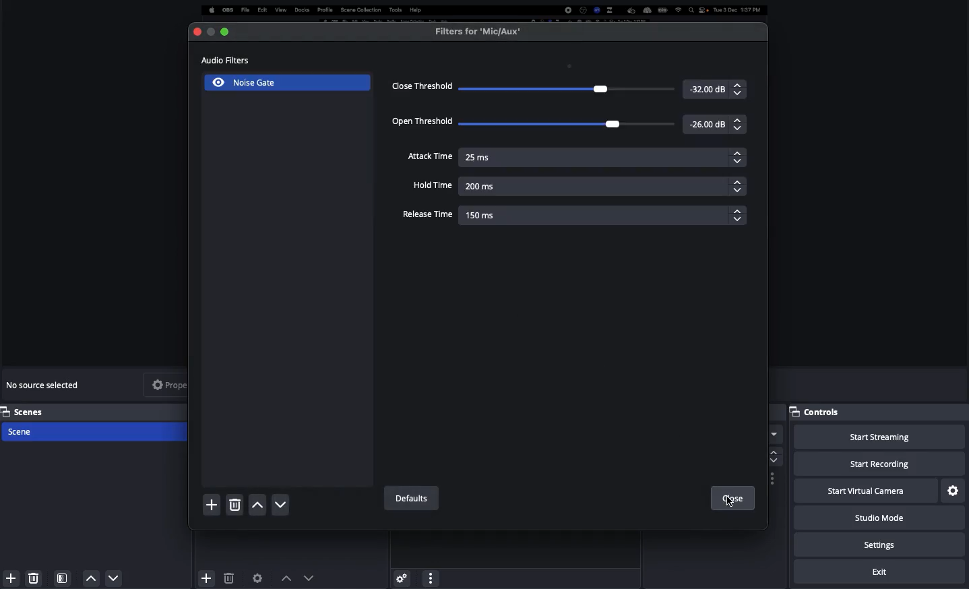 Image resolution: width=969 pixels, height=589 pixels. Describe the element at coordinates (63, 576) in the screenshot. I see `Scene filters` at that location.